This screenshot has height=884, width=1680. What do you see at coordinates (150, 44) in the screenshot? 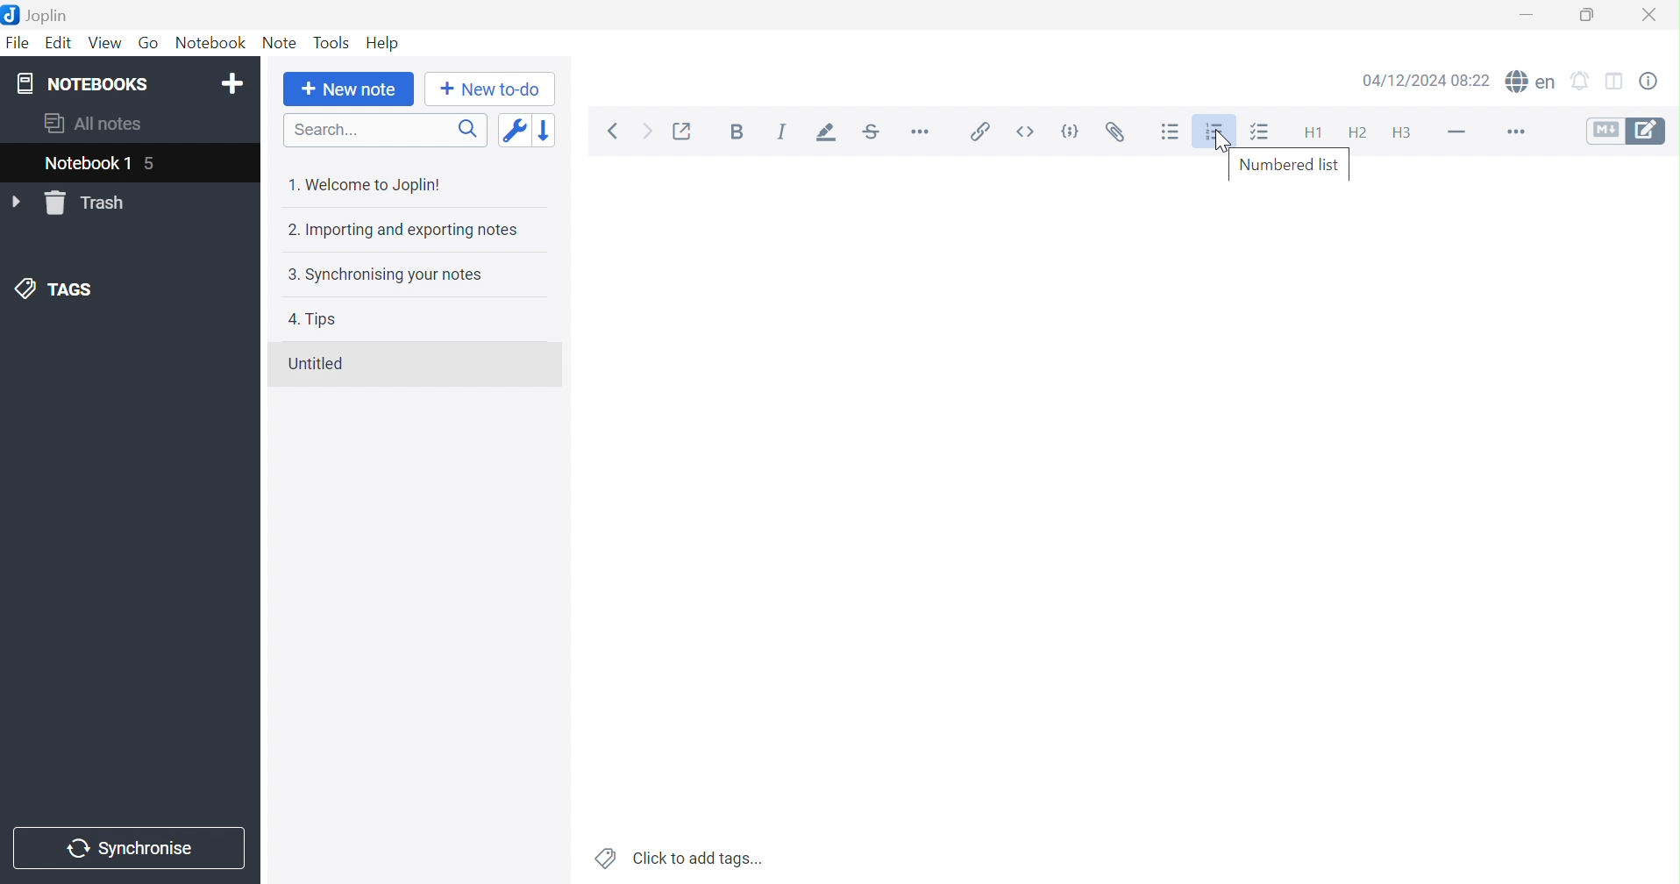
I see `Go` at bounding box center [150, 44].